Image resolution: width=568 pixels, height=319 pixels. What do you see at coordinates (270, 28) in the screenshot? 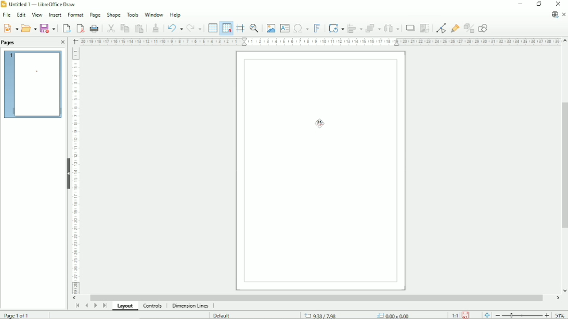
I see `Insert image` at bounding box center [270, 28].